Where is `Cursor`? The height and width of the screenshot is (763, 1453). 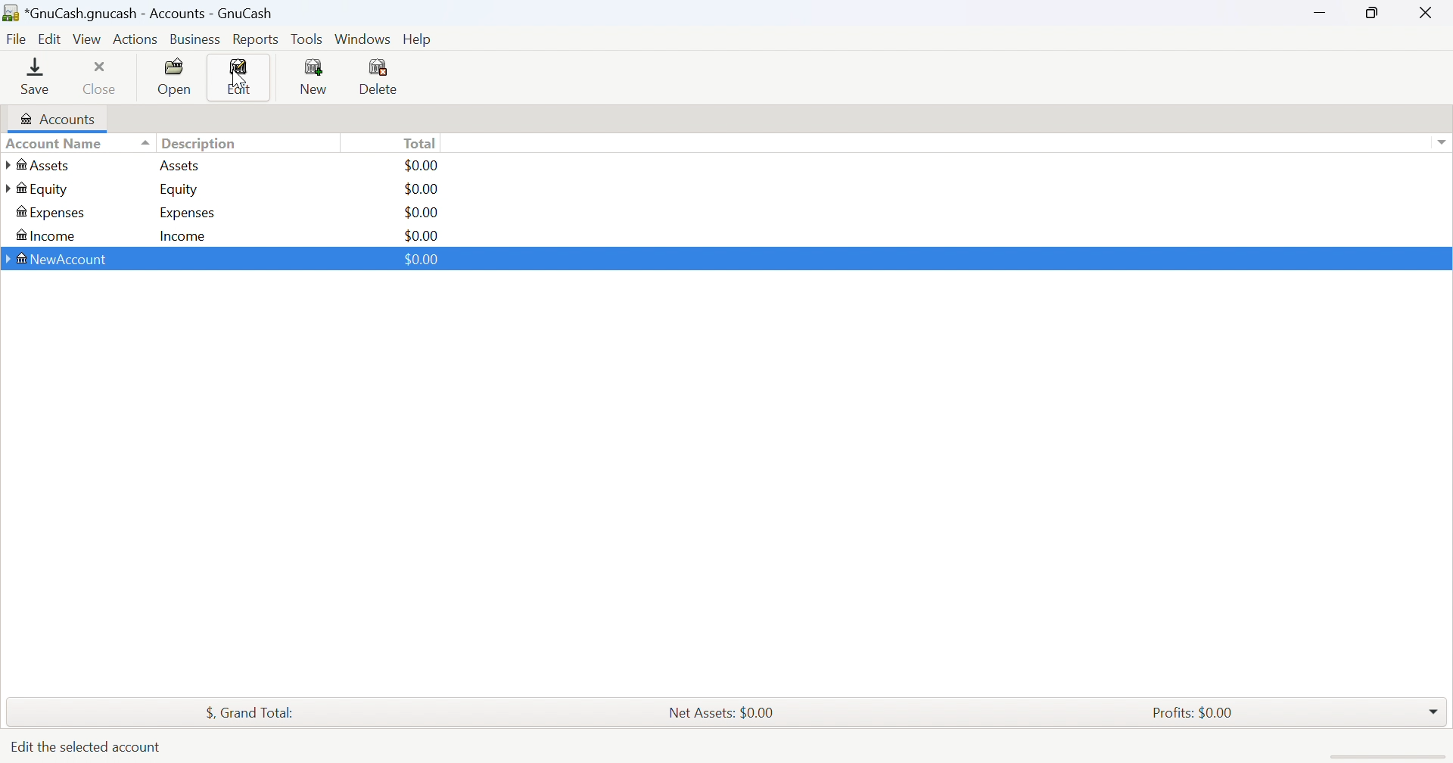
Cursor is located at coordinates (238, 82).